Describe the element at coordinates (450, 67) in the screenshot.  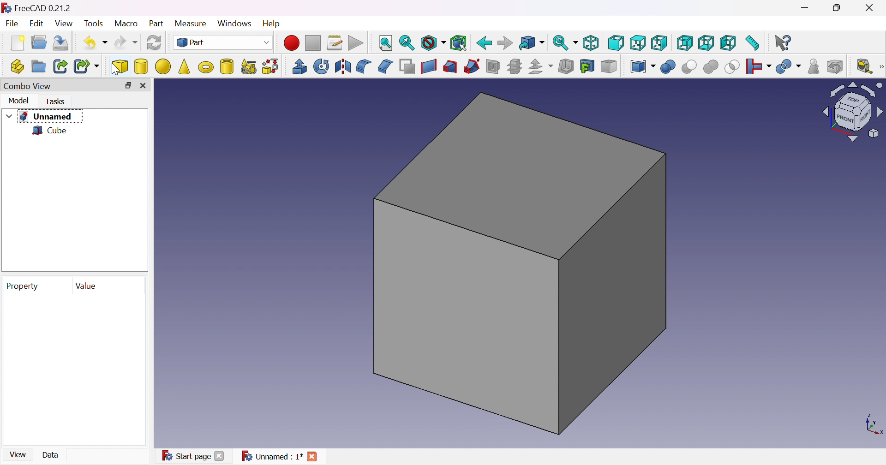
I see `Loft` at that location.